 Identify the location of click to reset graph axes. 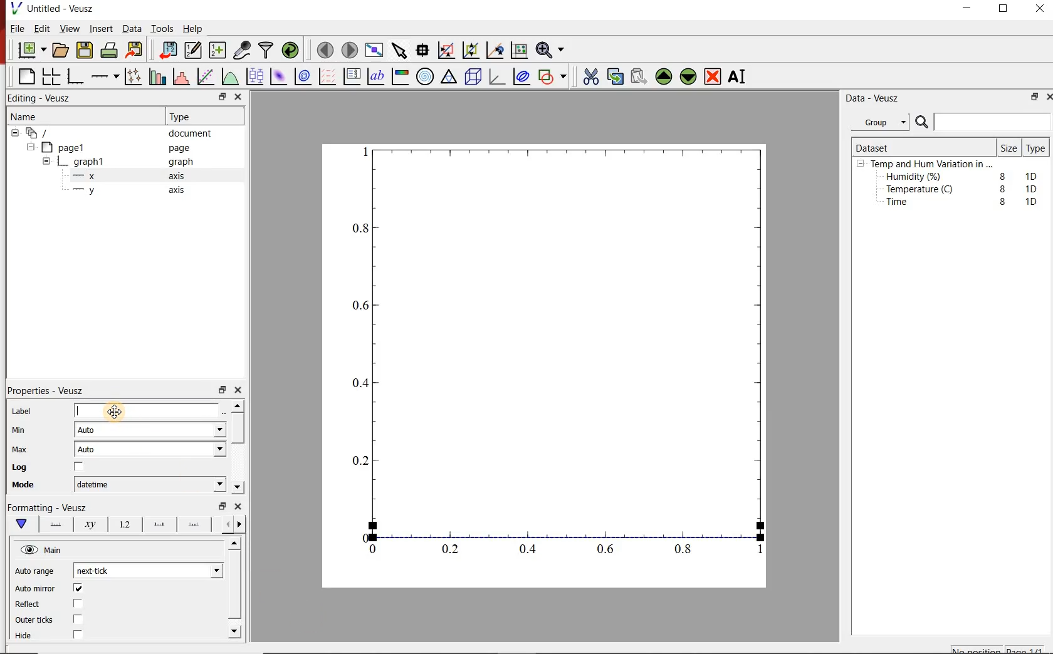
(517, 51).